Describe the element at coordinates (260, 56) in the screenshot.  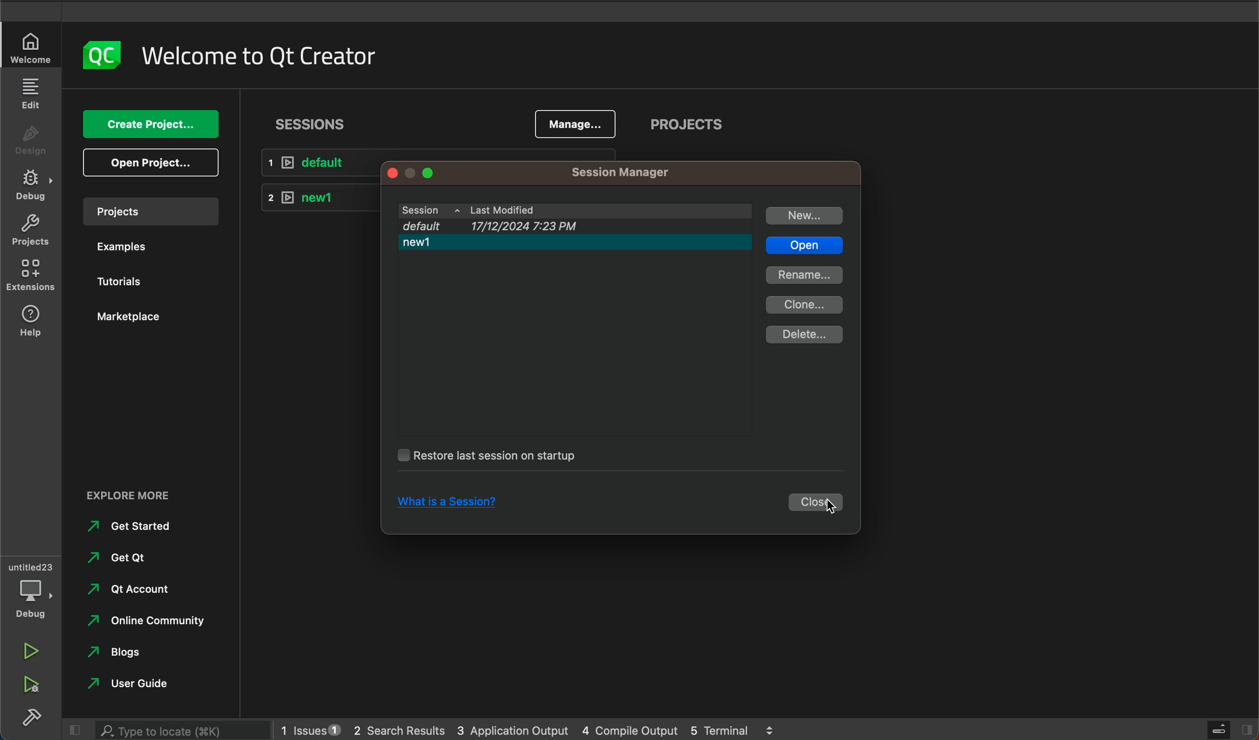
I see `welcome to Qt creator` at that location.